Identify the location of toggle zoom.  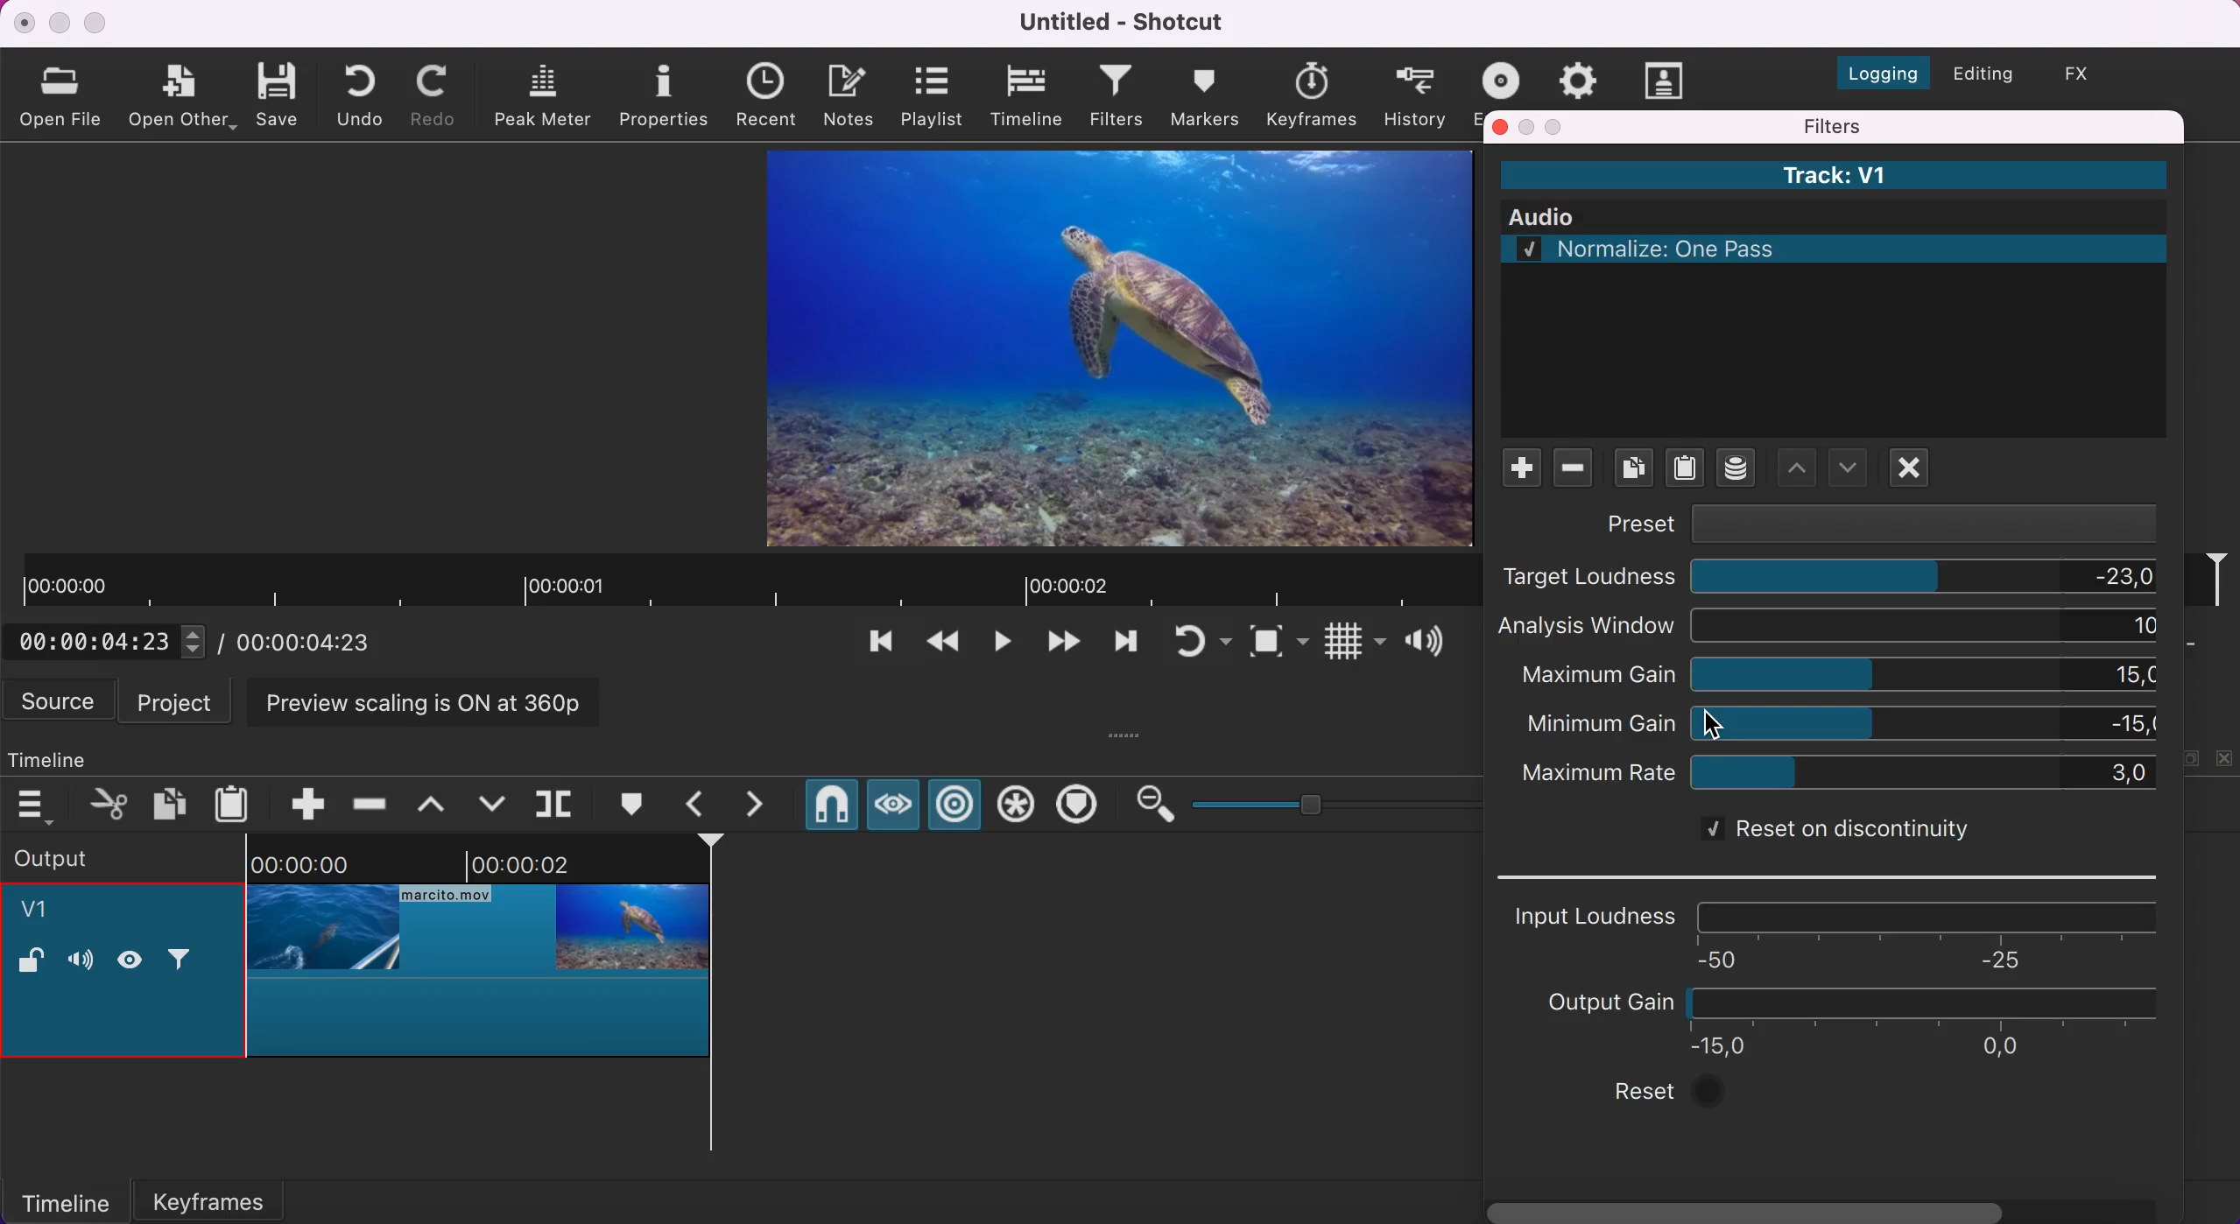
(1278, 645).